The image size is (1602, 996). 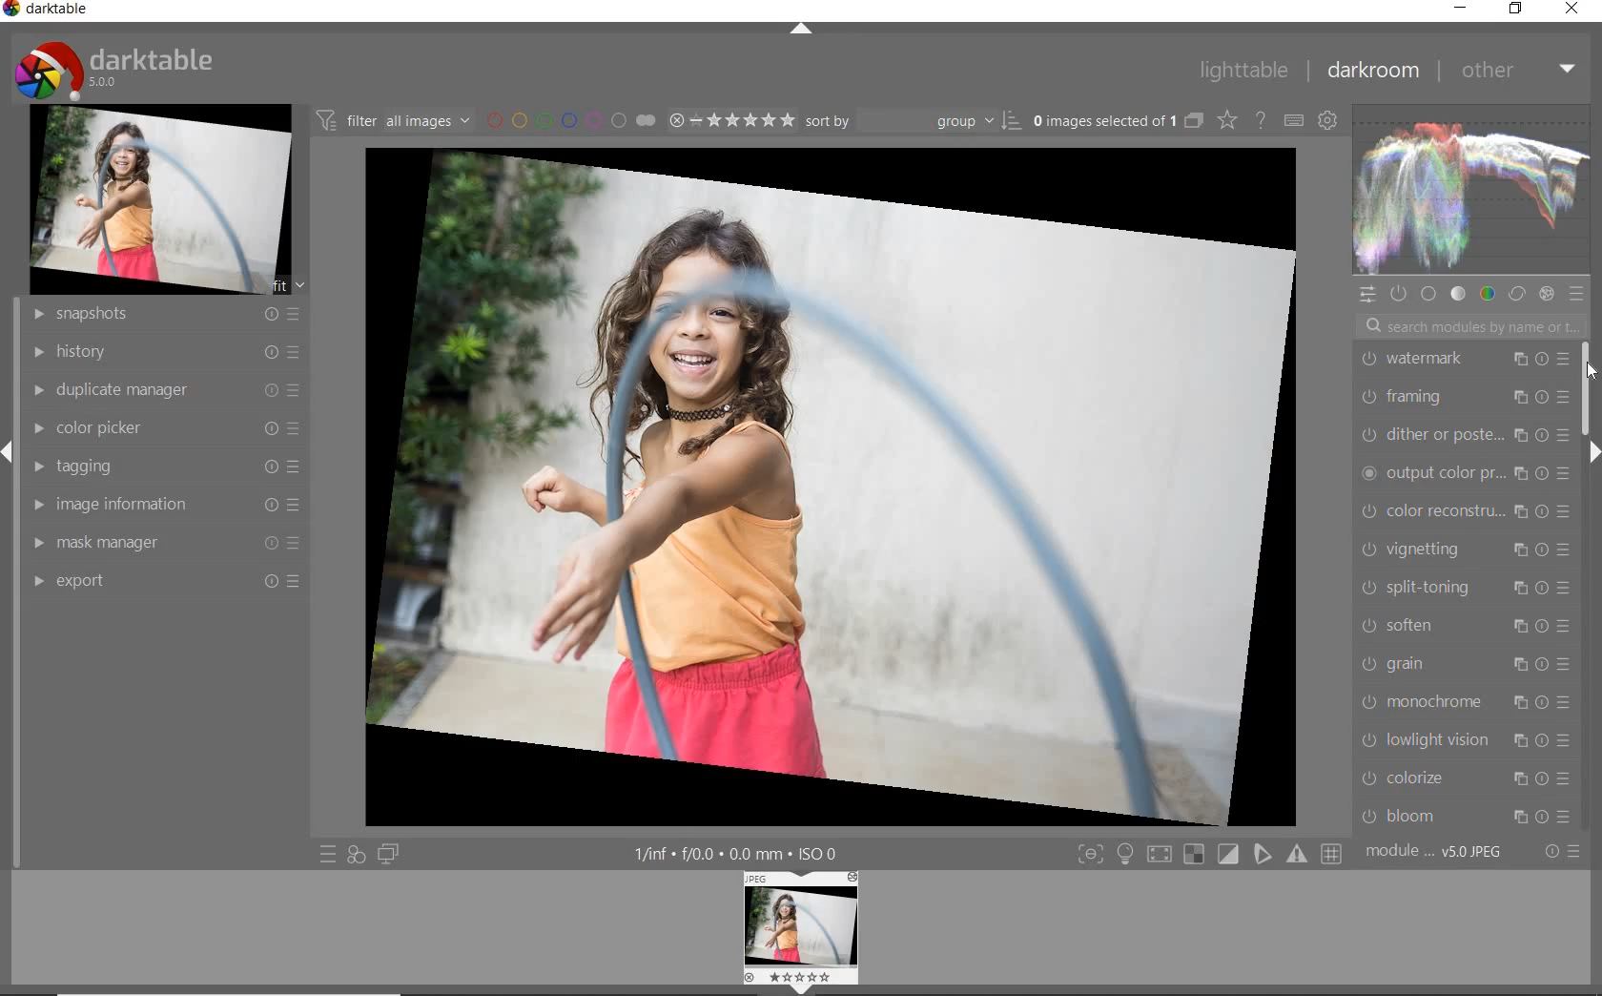 I want to click on framing, so click(x=1466, y=397).